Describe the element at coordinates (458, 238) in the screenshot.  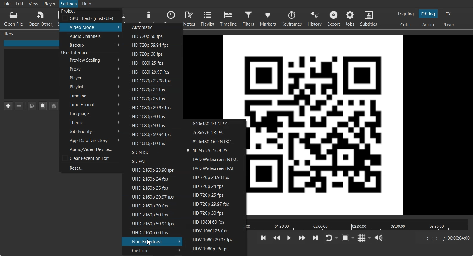
I see `Time added` at that location.